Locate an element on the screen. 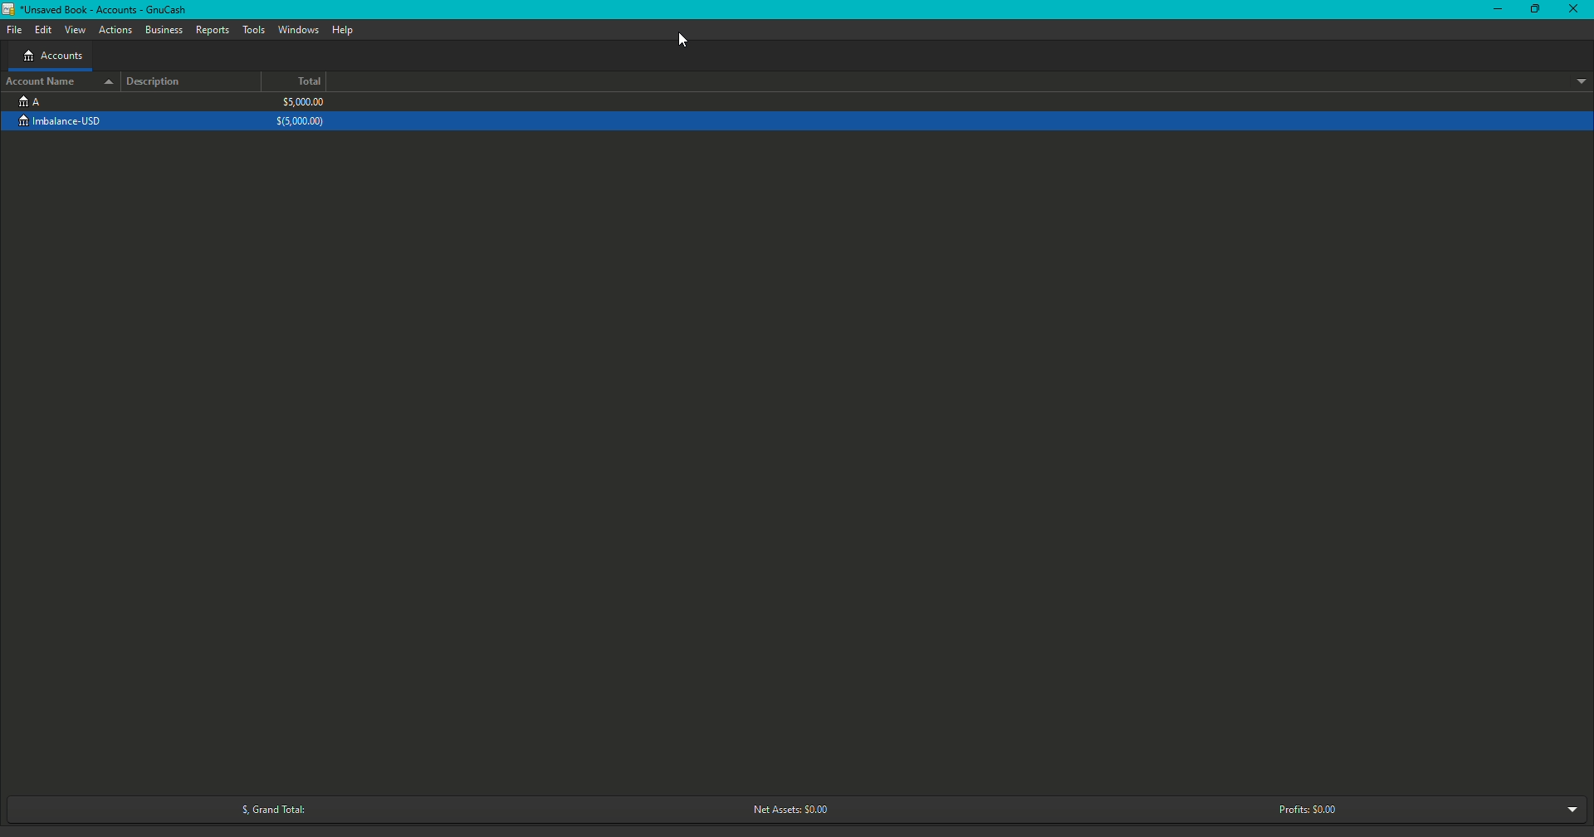 The width and height of the screenshot is (1594, 837). Profits is located at coordinates (1308, 809).